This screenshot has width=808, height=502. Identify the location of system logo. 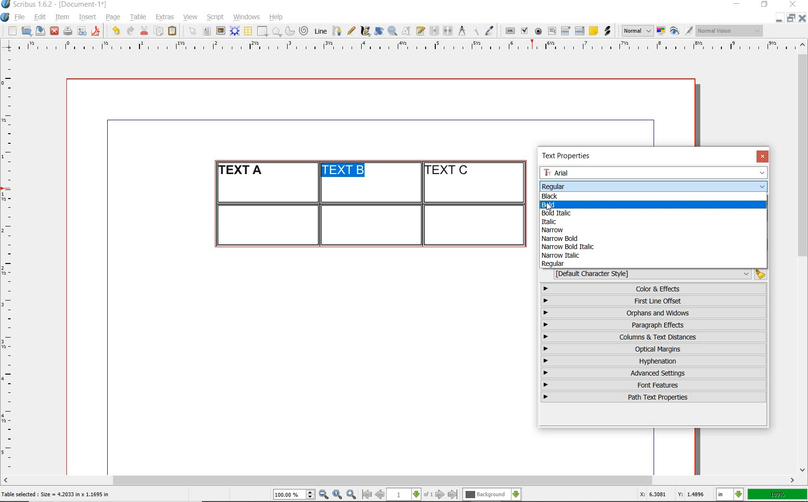
(6, 17).